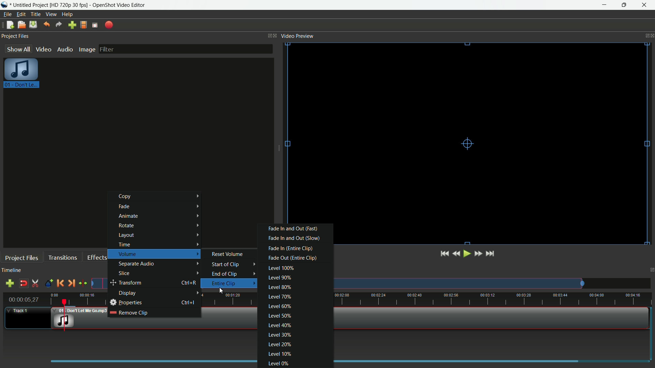 The height and width of the screenshot is (368, 655). Describe the element at coordinates (280, 316) in the screenshot. I see `level 50%` at that location.